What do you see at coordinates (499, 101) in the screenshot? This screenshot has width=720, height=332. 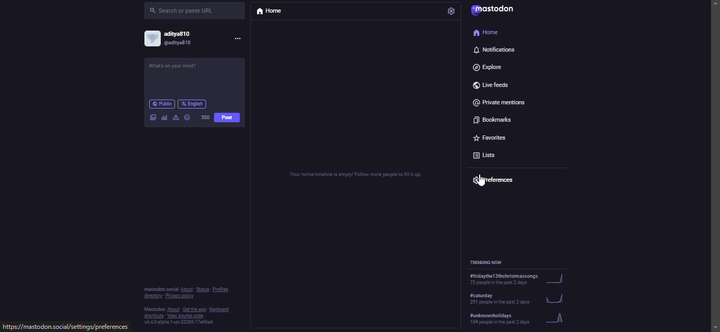 I see `private mentions` at bounding box center [499, 101].